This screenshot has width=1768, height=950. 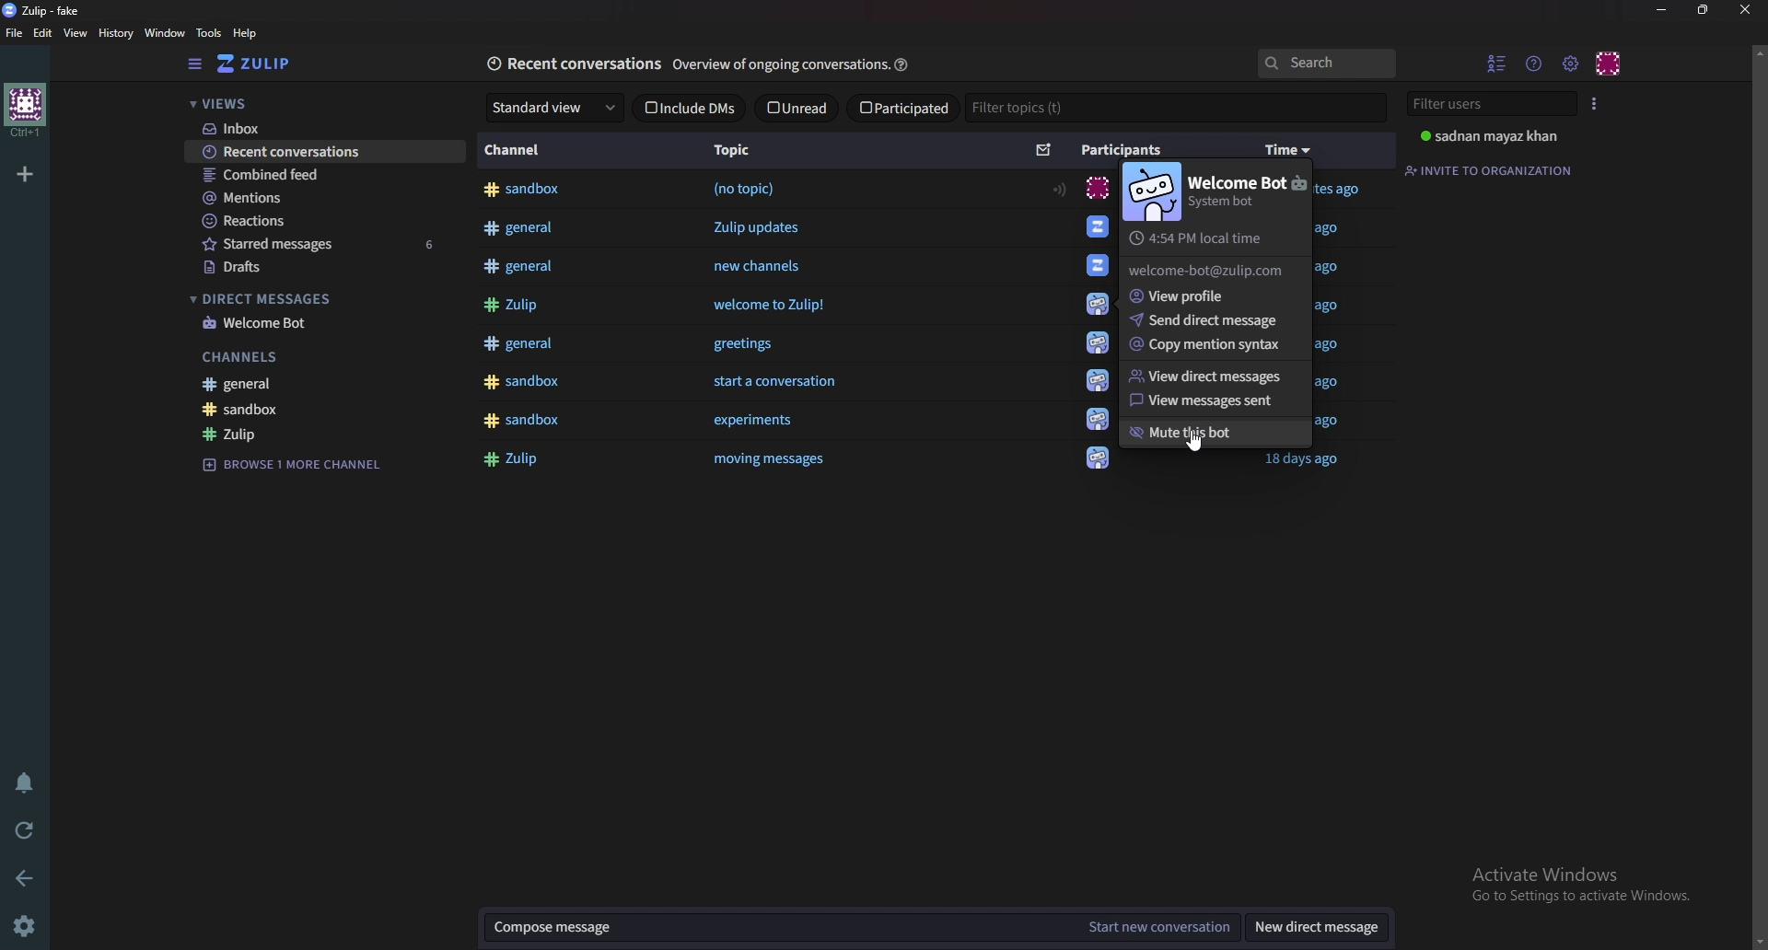 What do you see at coordinates (1288, 152) in the screenshot?
I see `time` at bounding box center [1288, 152].